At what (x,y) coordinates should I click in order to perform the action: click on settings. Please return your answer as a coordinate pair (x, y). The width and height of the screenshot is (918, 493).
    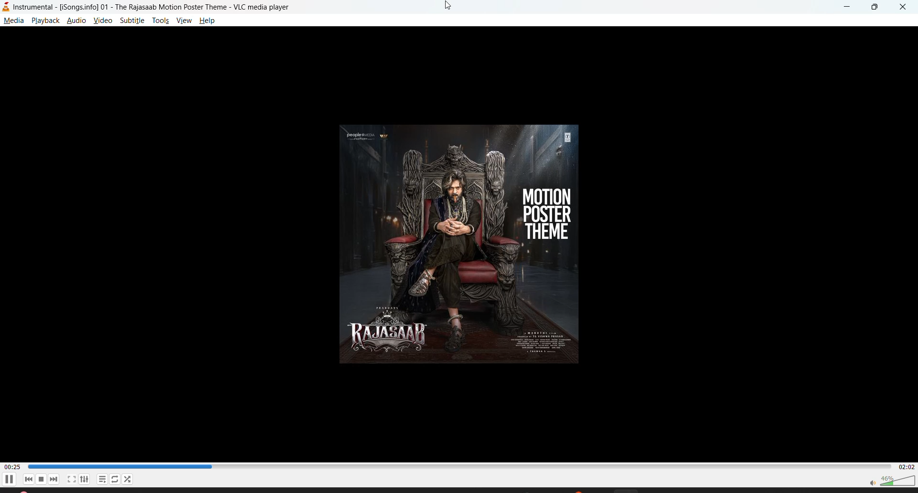
    Looking at the image, I should click on (87, 478).